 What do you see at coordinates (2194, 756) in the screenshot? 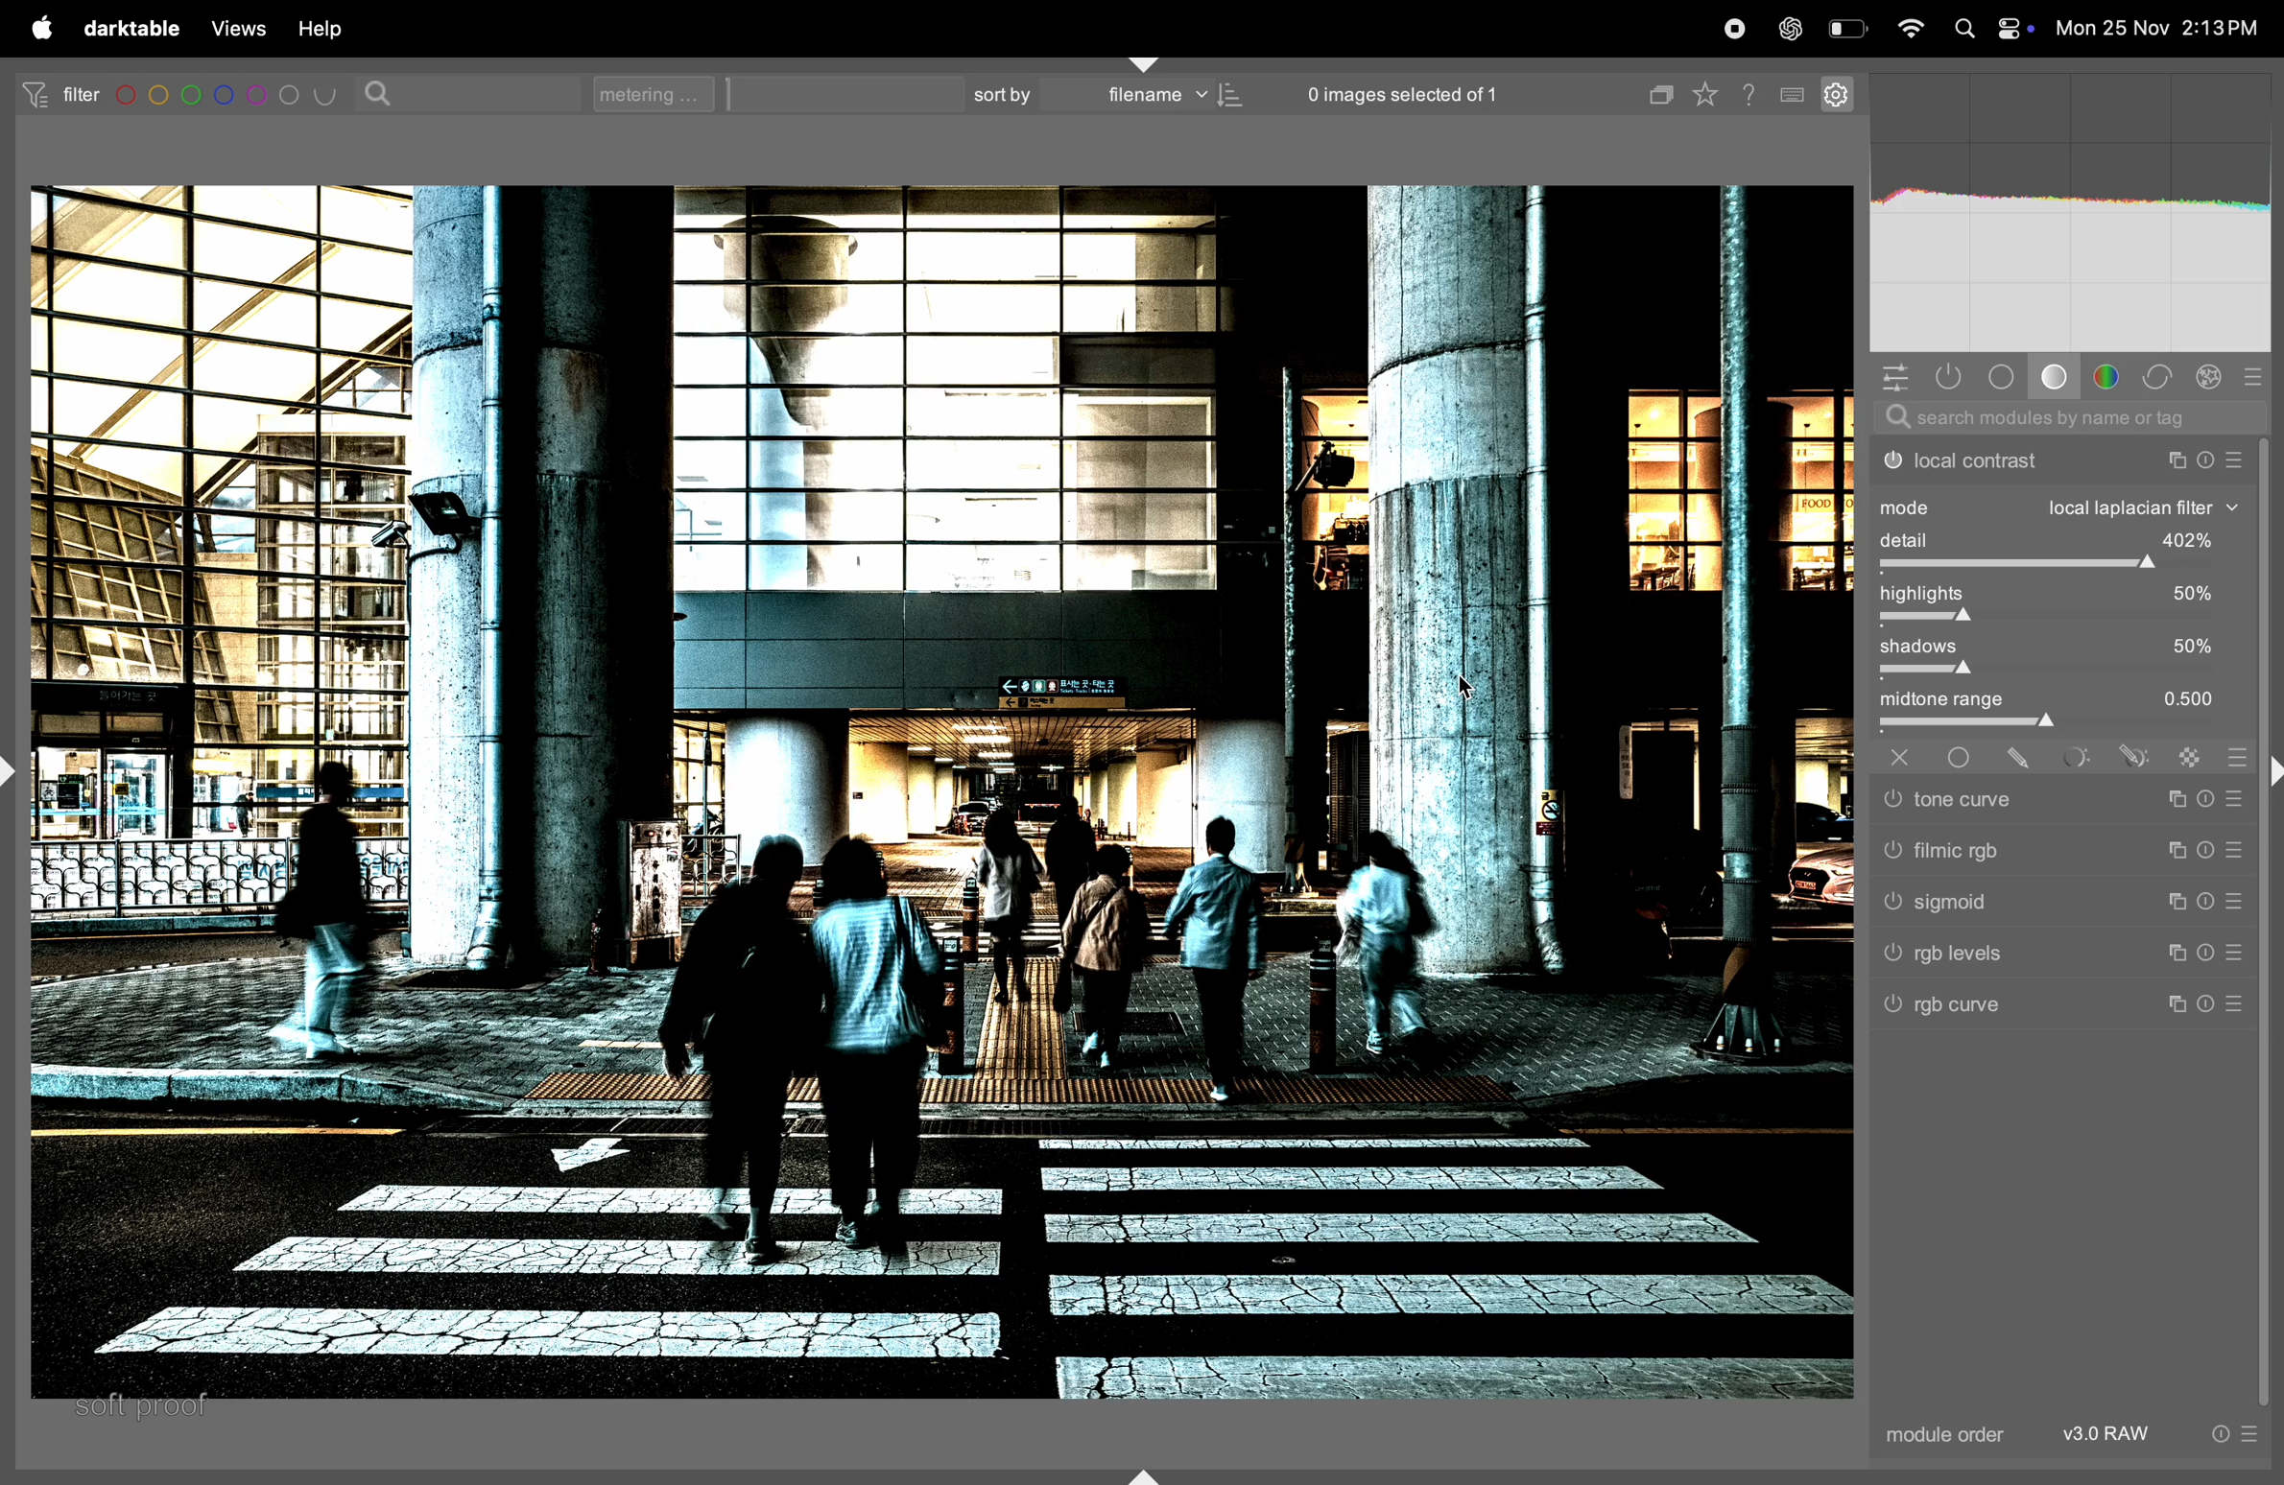
I see `raster mask` at bounding box center [2194, 756].